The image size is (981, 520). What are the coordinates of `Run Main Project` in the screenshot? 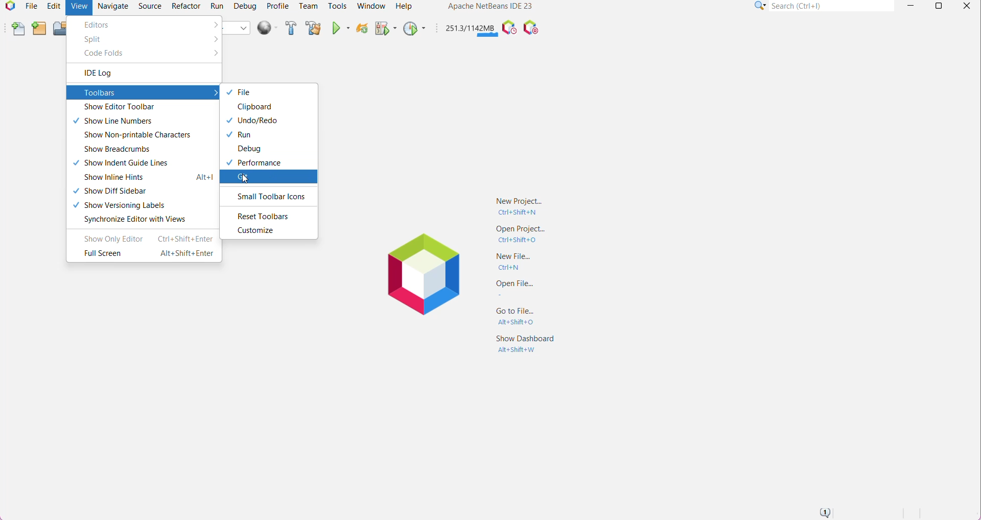 It's located at (340, 29).